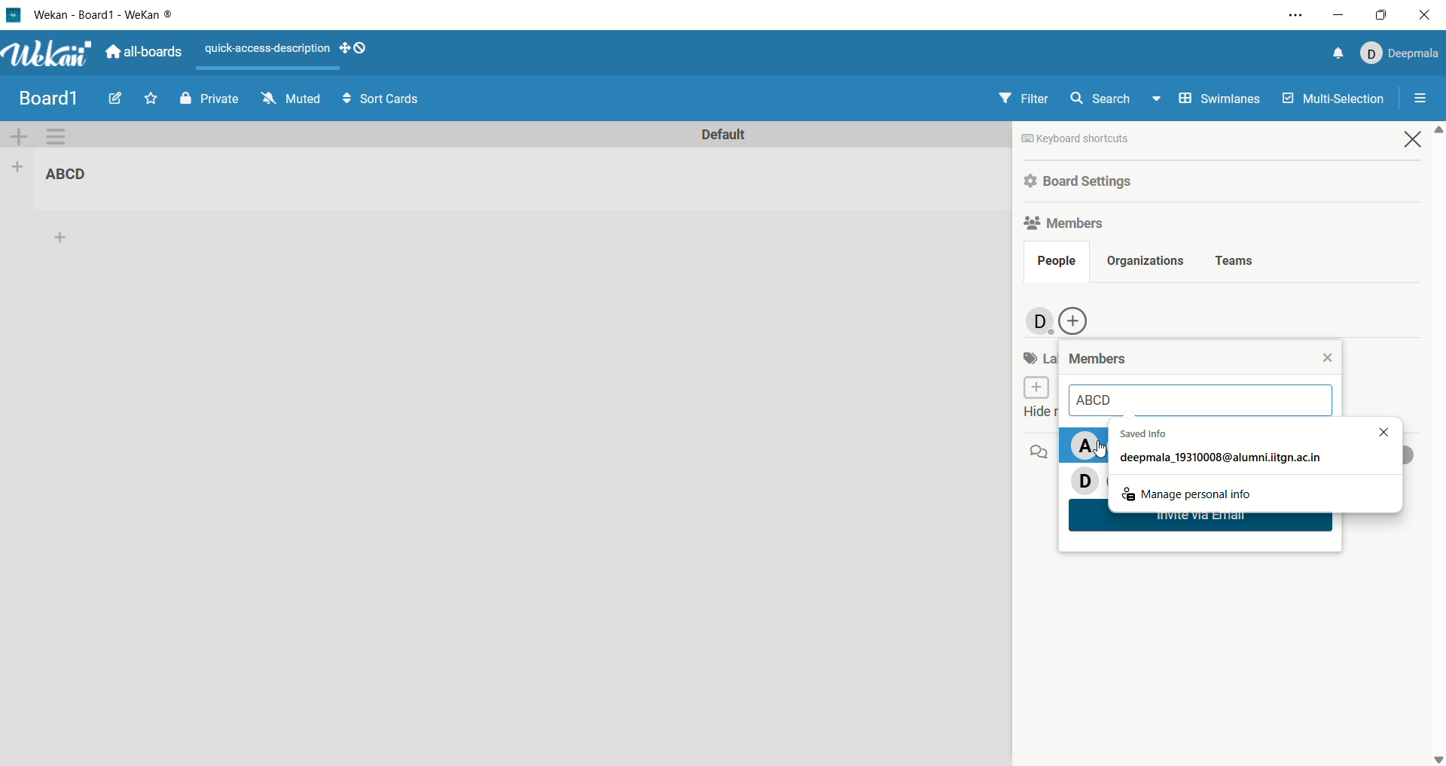  I want to click on organization, so click(1142, 262).